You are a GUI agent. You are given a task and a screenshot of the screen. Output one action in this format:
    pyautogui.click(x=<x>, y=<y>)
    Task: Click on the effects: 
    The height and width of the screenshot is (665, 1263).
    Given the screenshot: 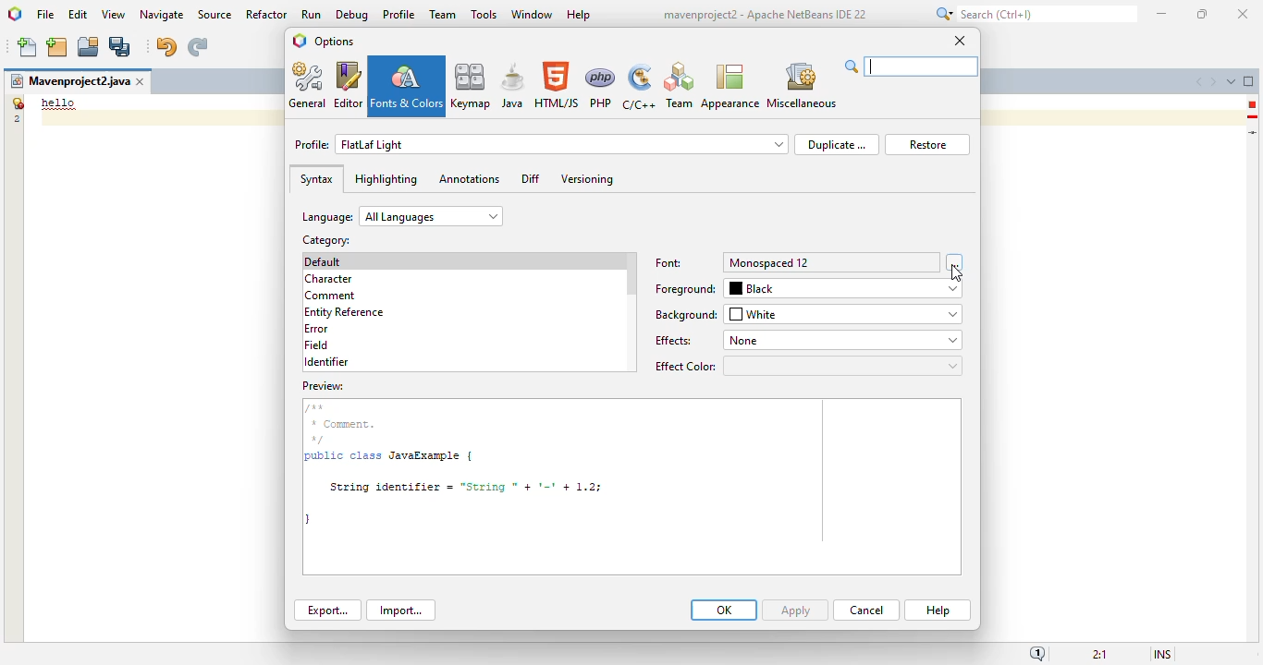 What is the action you would take?
    pyautogui.click(x=675, y=341)
    